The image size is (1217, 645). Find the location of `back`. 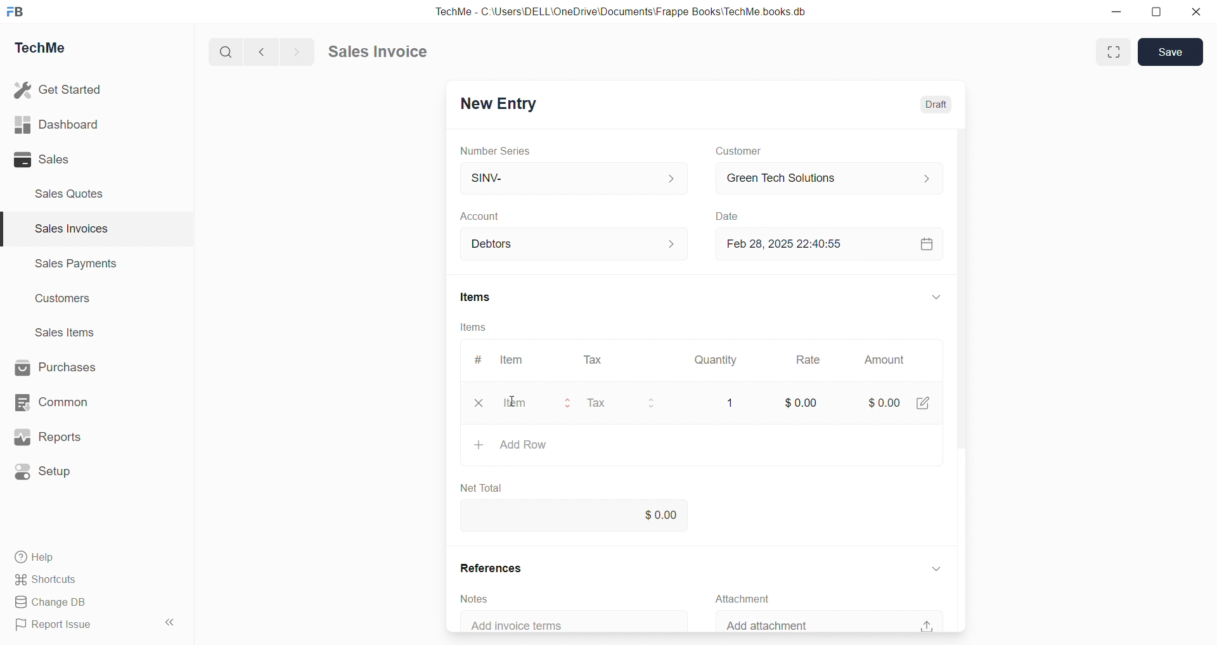

back is located at coordinates (259, 51).